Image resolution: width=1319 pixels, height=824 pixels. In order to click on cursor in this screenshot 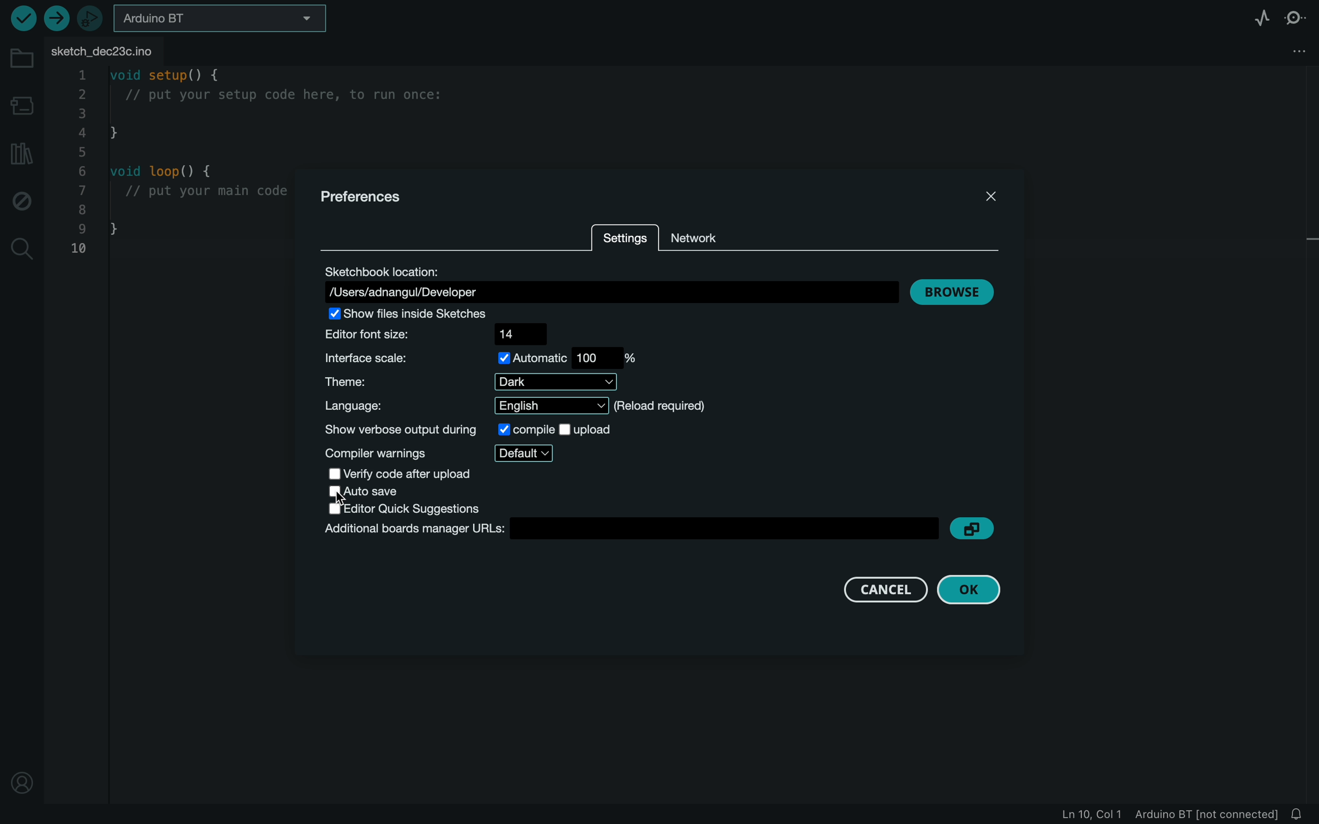, I will do `click(345, 499)`.